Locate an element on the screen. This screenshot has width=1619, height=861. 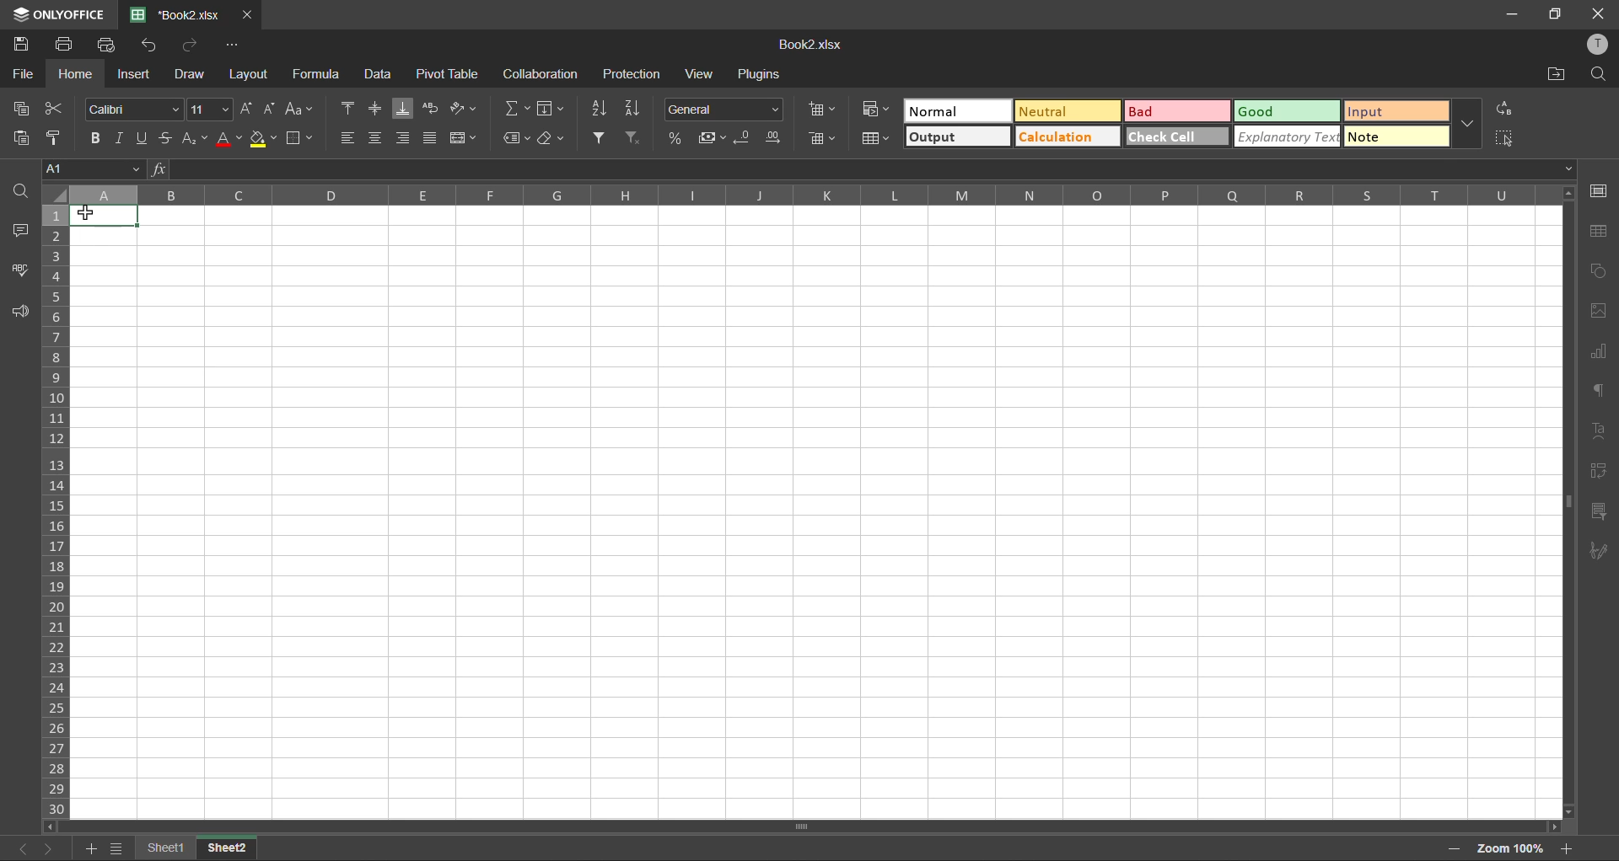
minimize is located at coordinates (1514, 13).